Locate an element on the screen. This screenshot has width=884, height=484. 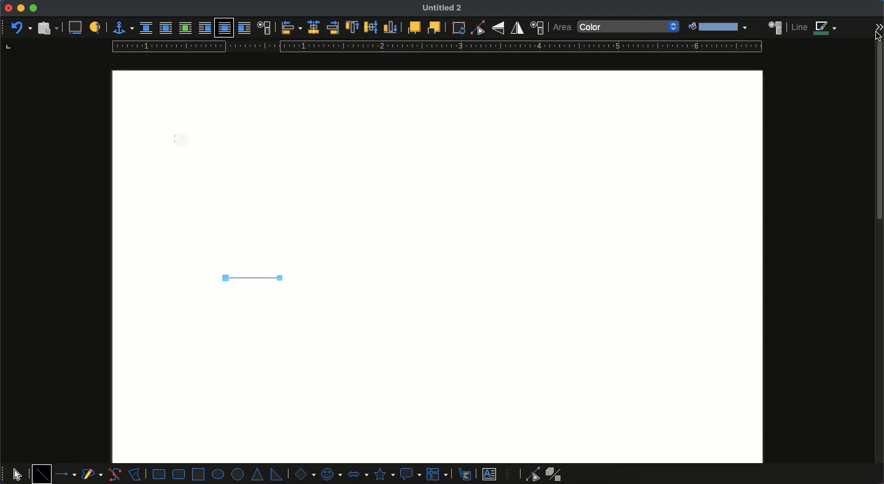
isosceles triangle is located at coordinates (258, 475).